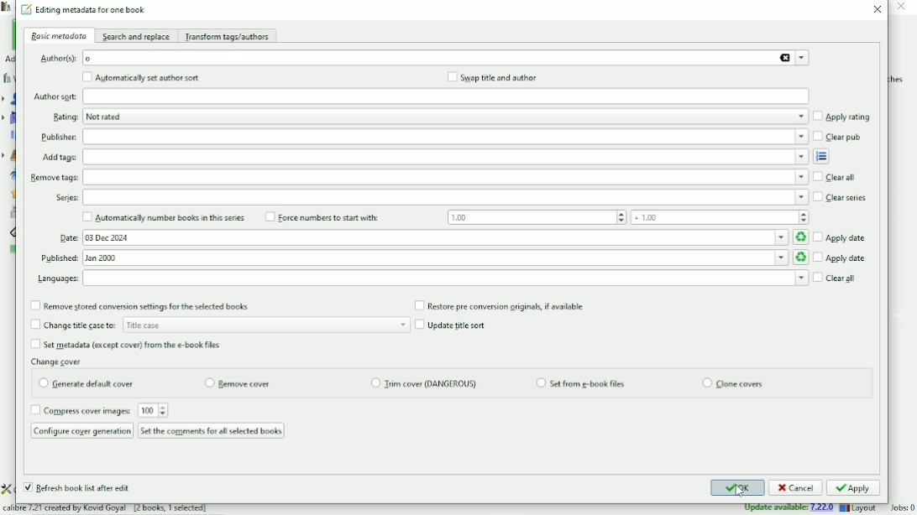  I want to click on select Languages, so click(444, 278).